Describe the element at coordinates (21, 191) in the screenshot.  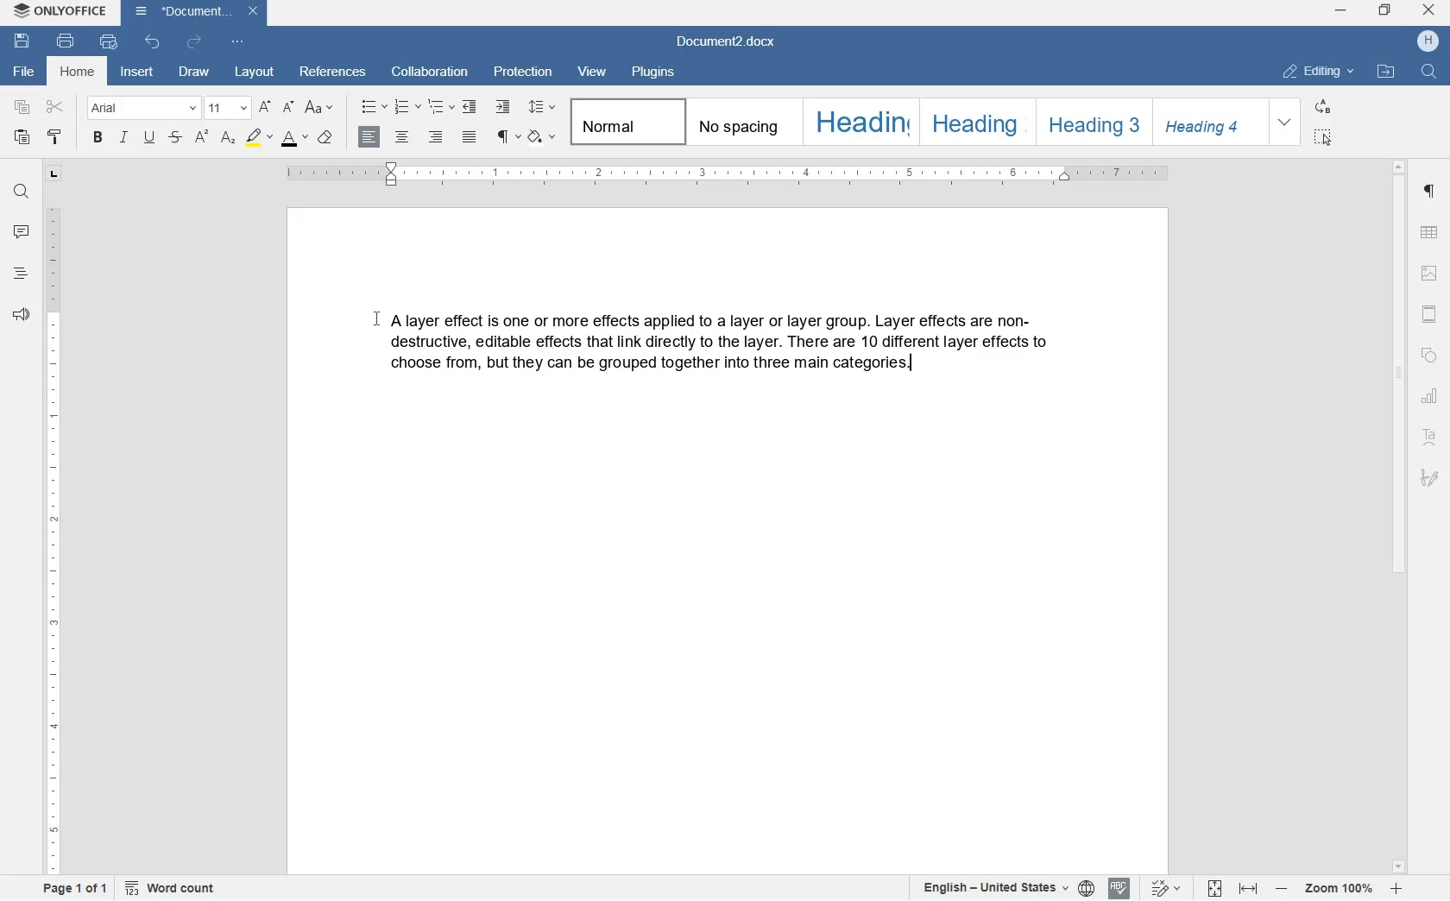
I see `find` at that location.